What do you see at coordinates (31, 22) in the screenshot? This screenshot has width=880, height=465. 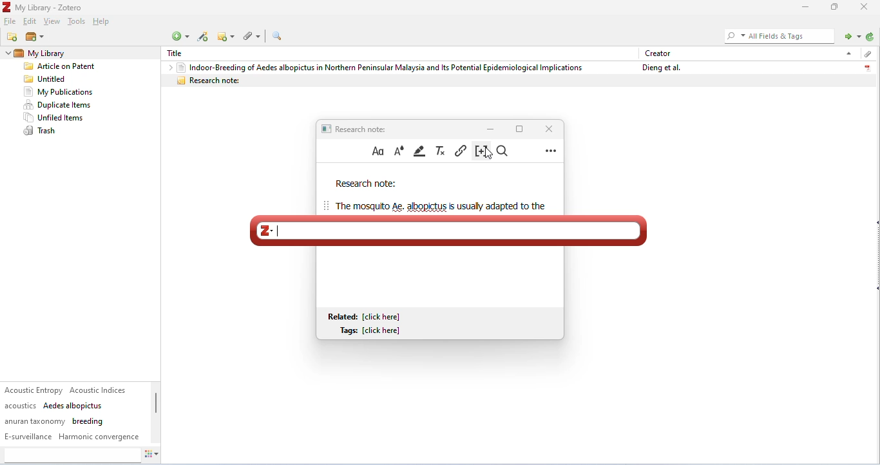 I see `edit` at bounding box center [31, 22].